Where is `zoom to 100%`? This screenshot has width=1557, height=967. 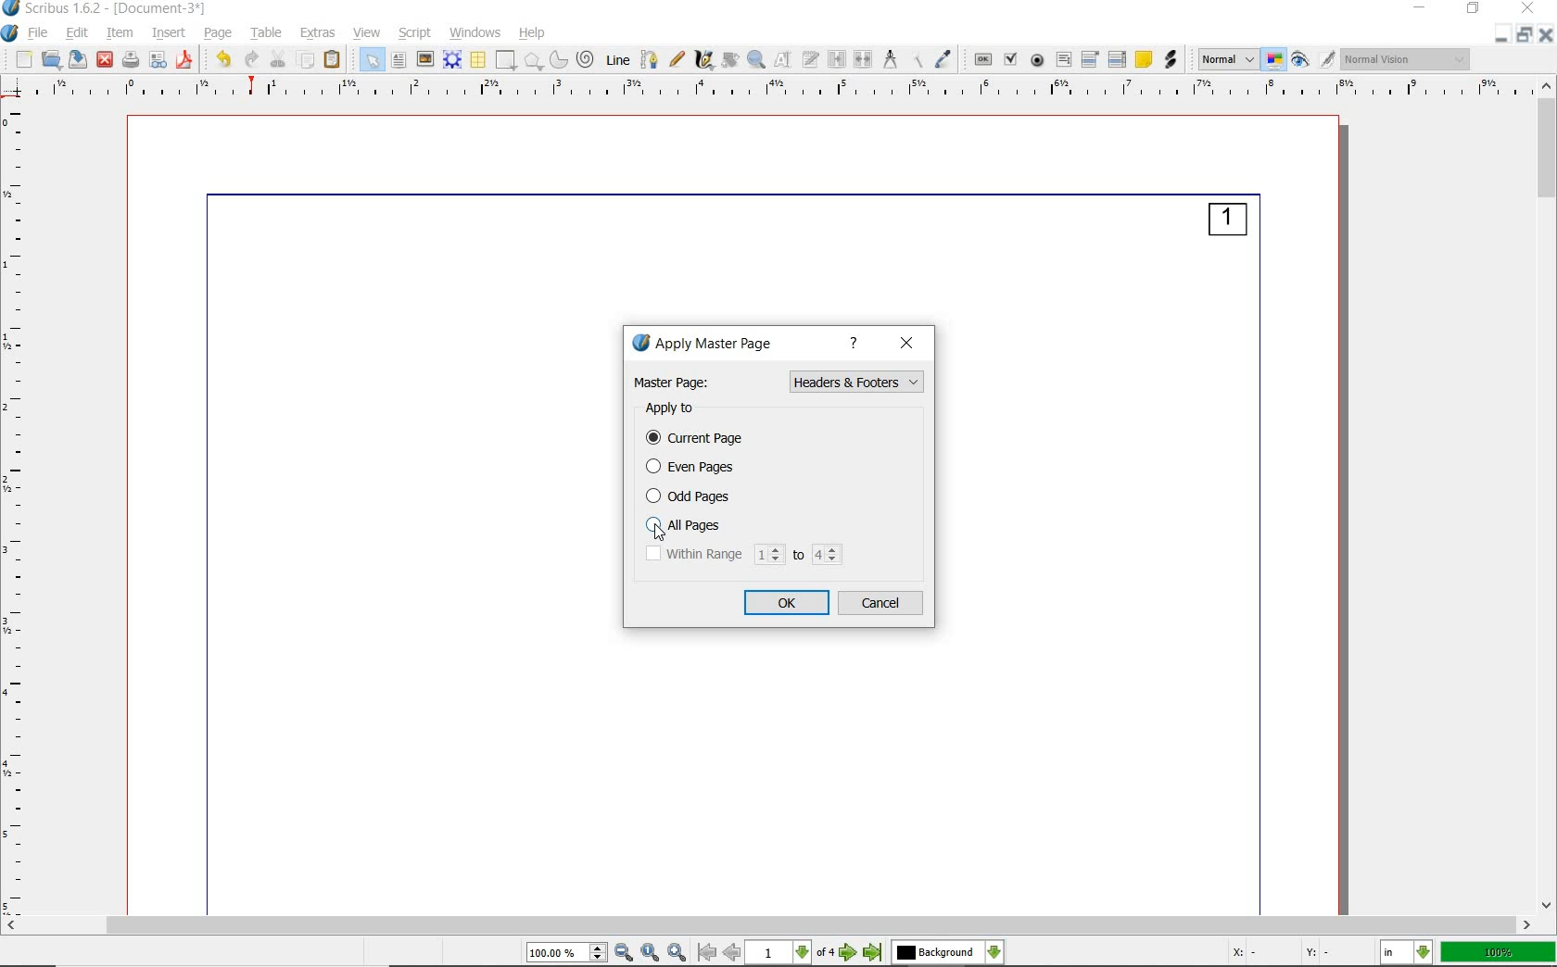 zoom to 100% is located at coordinates (652, 952).